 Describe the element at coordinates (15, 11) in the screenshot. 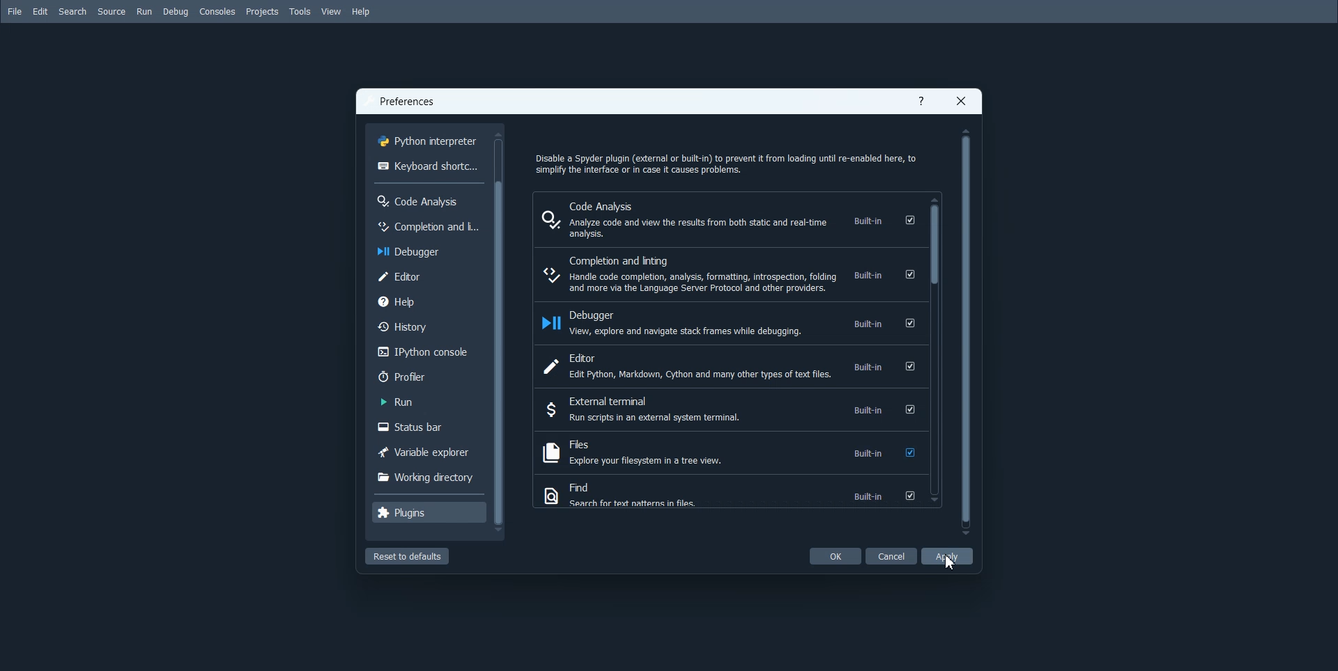

I see `File` at that location.